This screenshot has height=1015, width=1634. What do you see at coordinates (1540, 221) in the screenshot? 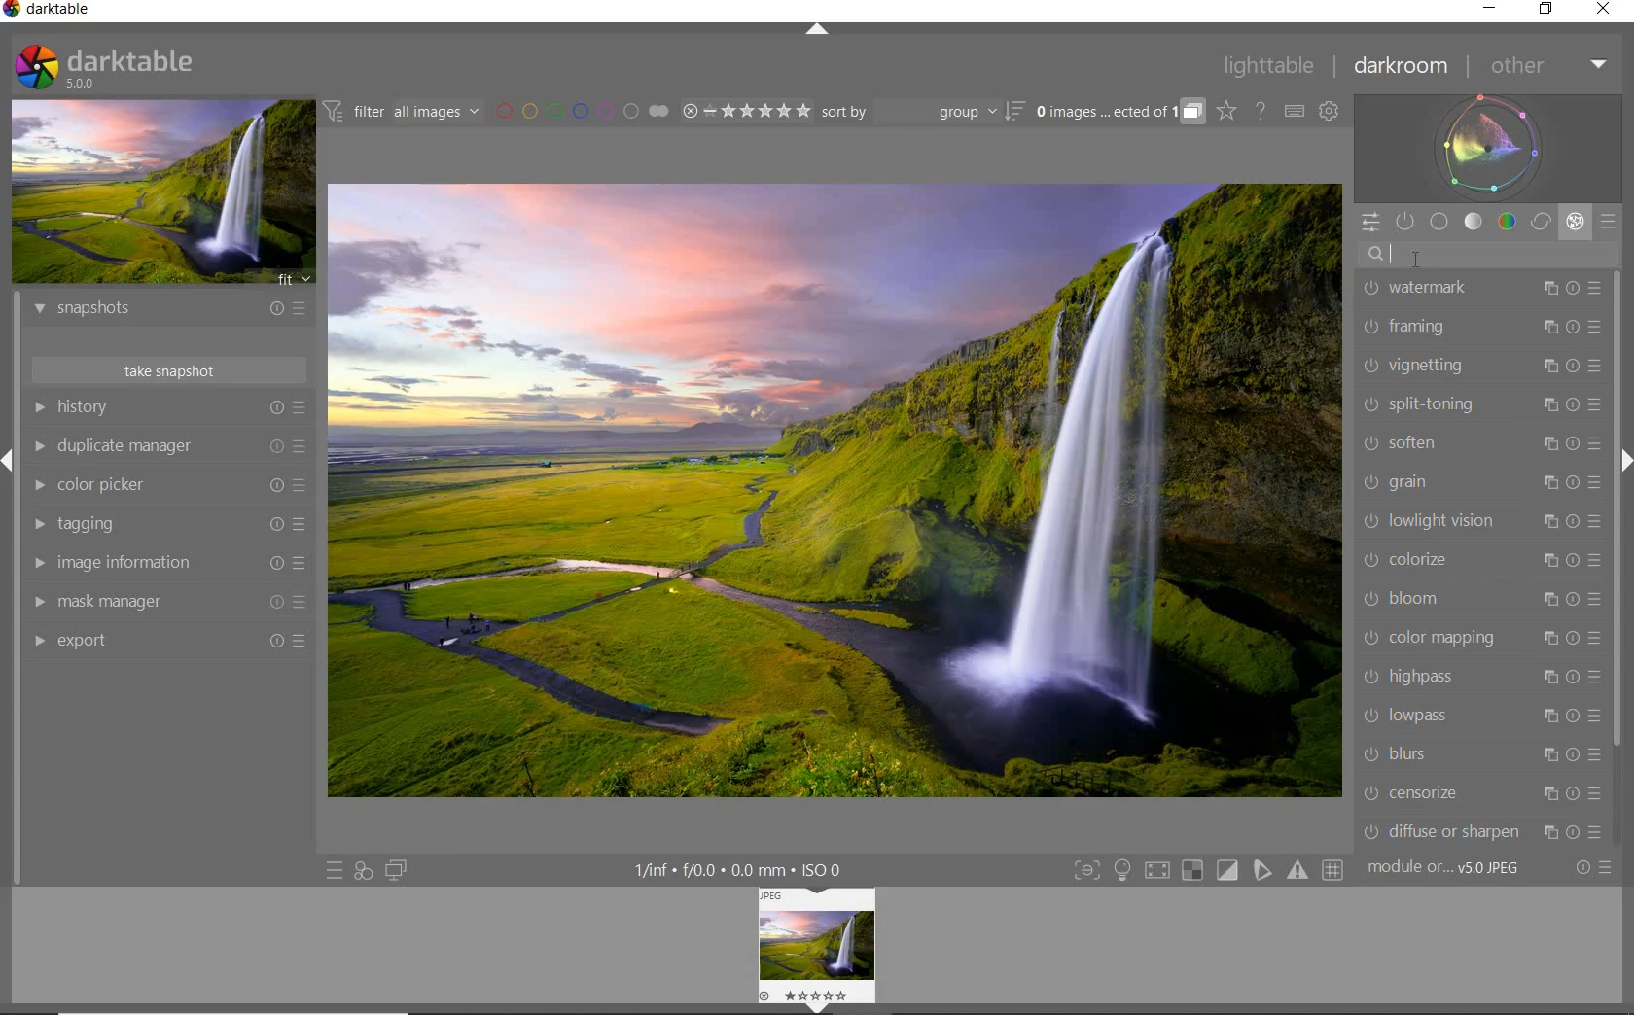
I see `correct` at bounding box center [1540, 221].